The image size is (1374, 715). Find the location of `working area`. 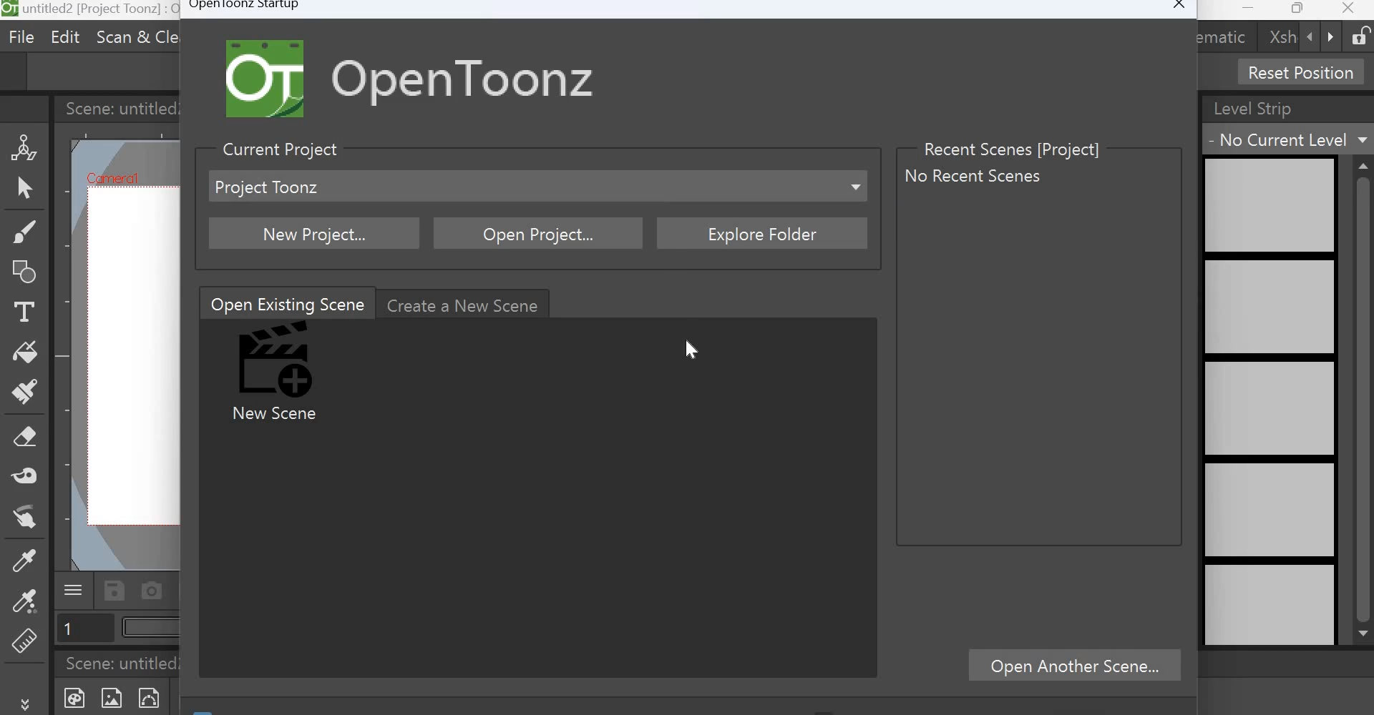

working area is located at coordinates (131, 357).